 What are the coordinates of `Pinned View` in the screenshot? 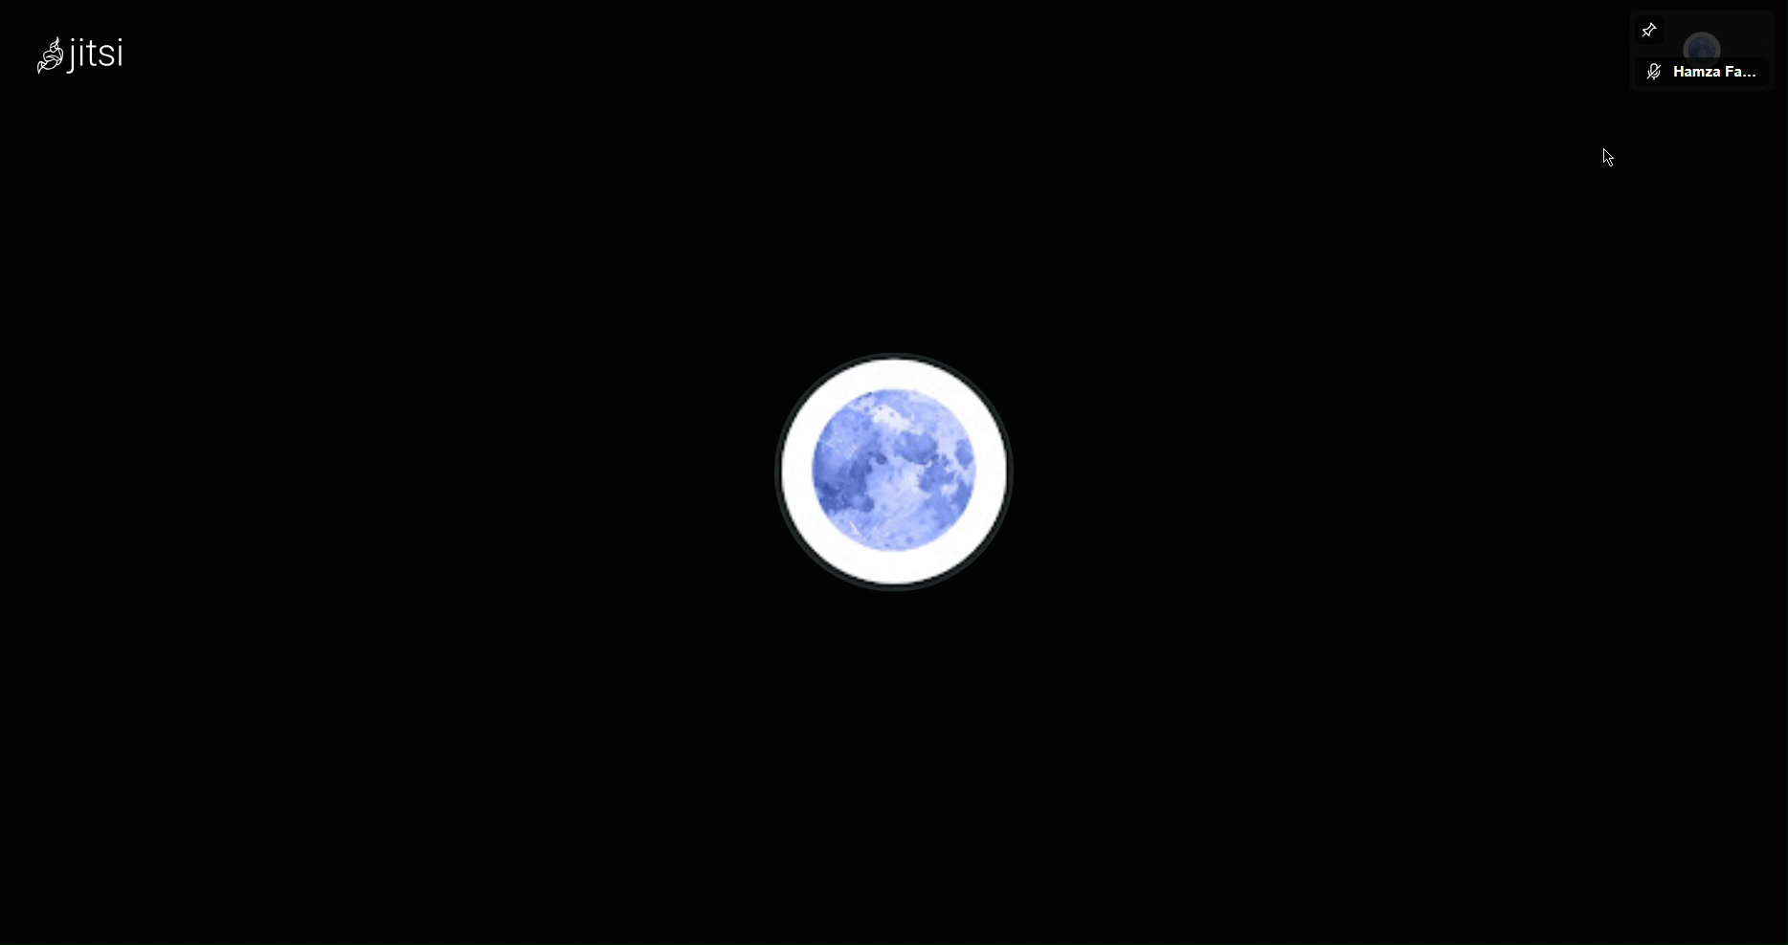 It's located at (1651, 28).